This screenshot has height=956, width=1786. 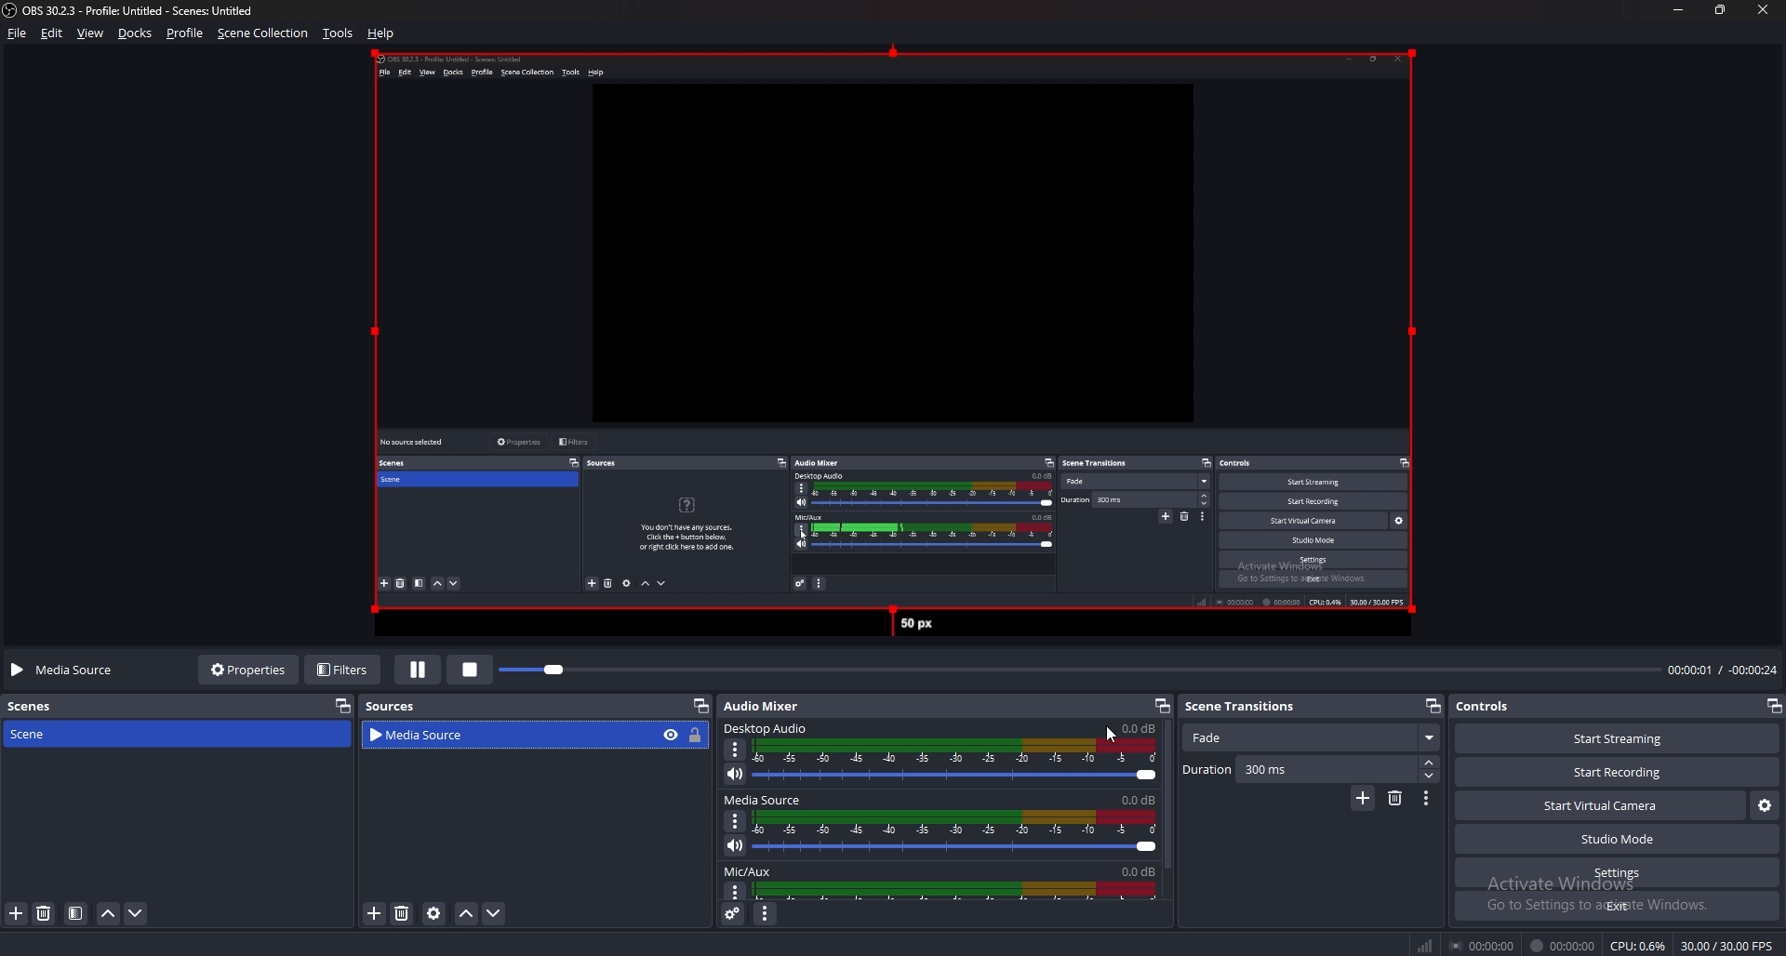 I want to click on Media source, so click(x=61, y=670).